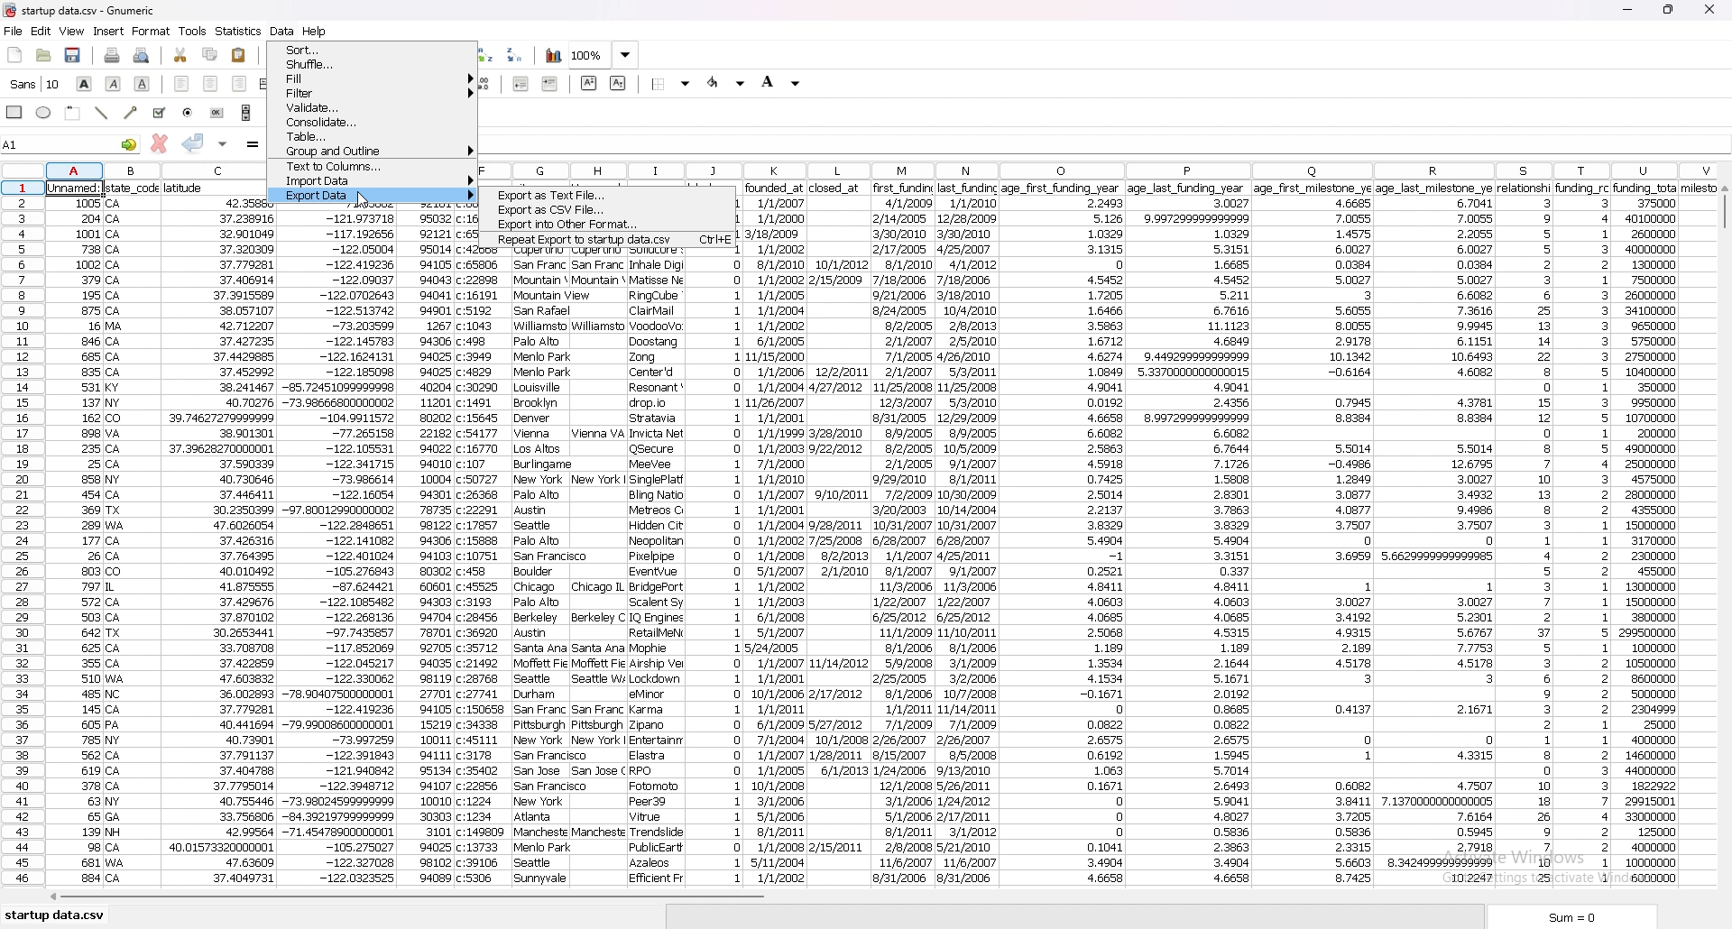 The image size is (1732, 929). Describe the element at coordinates (189, 113) in the screenshot. I see `radio button` at that location.